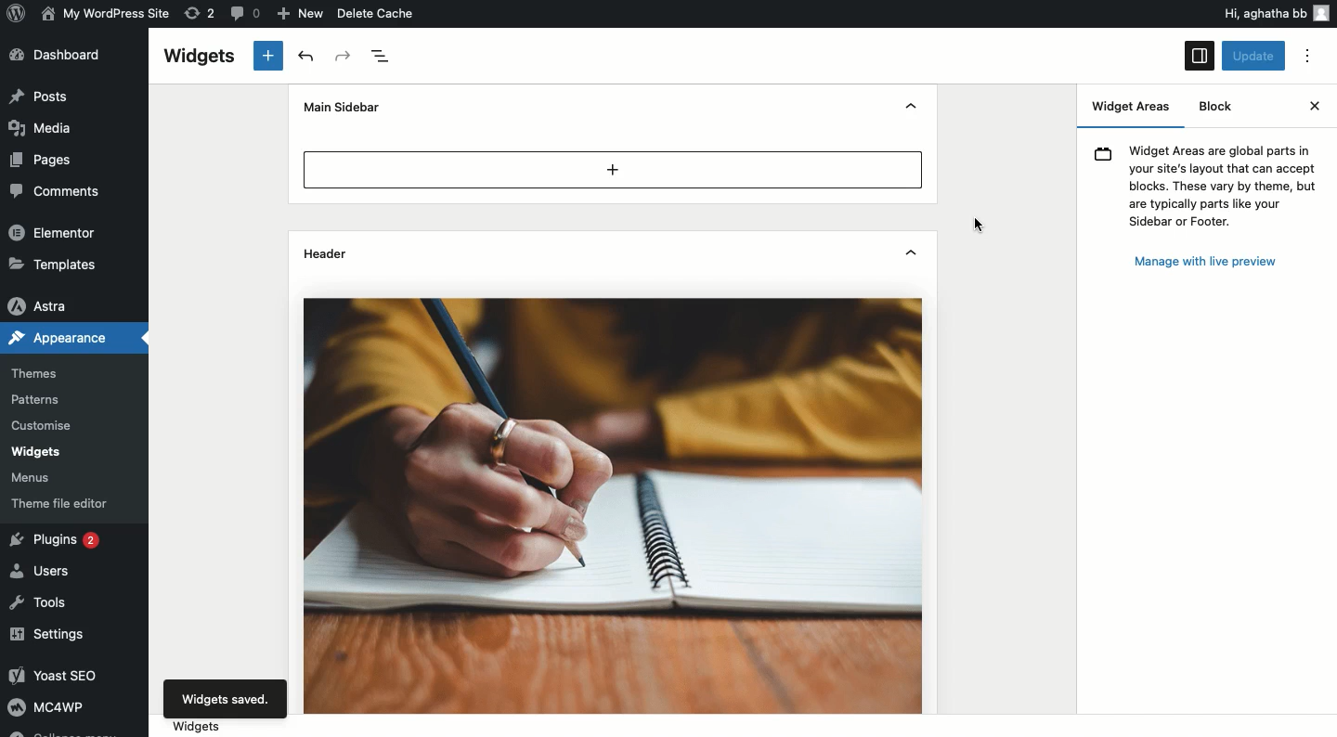 This screenshot has height=737, width=1337. Describe the element at coordinates (242, 12) in the screenshot. I see `Comment` at that location.